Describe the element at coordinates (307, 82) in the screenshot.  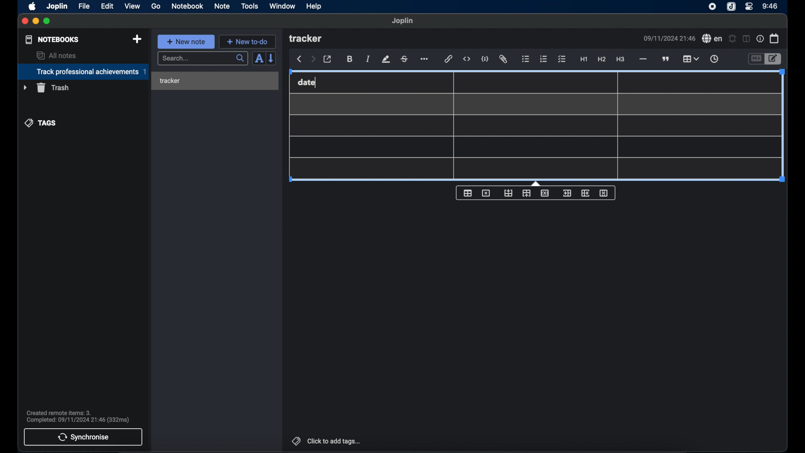
I see `date` at that location.